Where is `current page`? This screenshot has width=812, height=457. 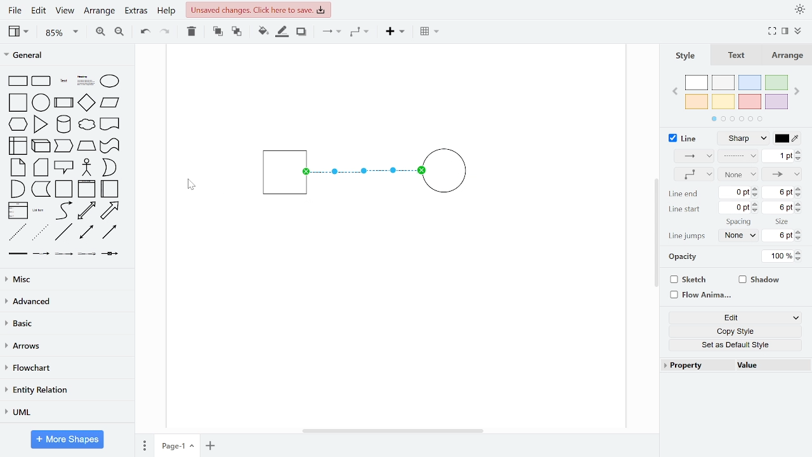
current page is located at coordinates (177, 445).